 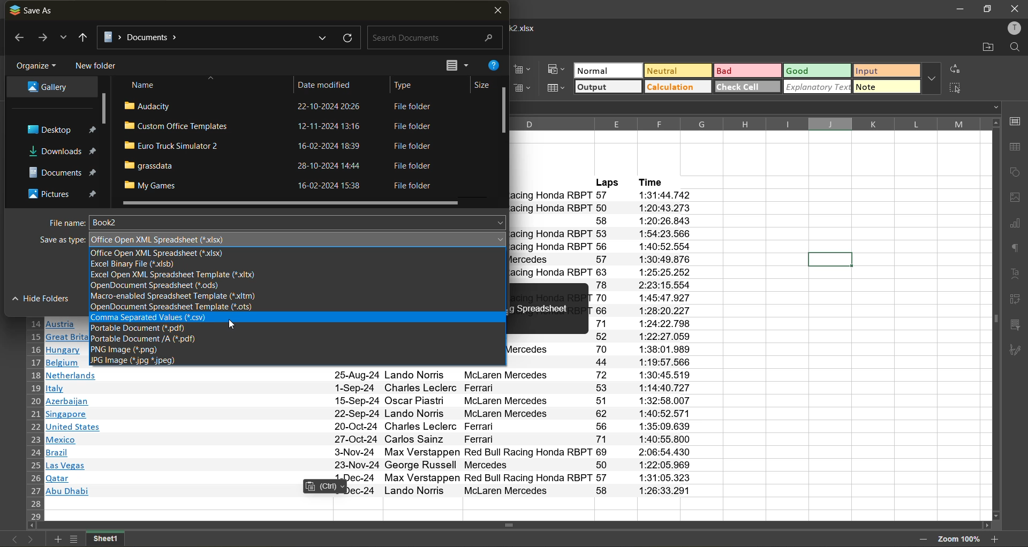 What do you see at coordinates (373, 440) in the screenshot?
I see `text info` at bounding box center [373, 440].